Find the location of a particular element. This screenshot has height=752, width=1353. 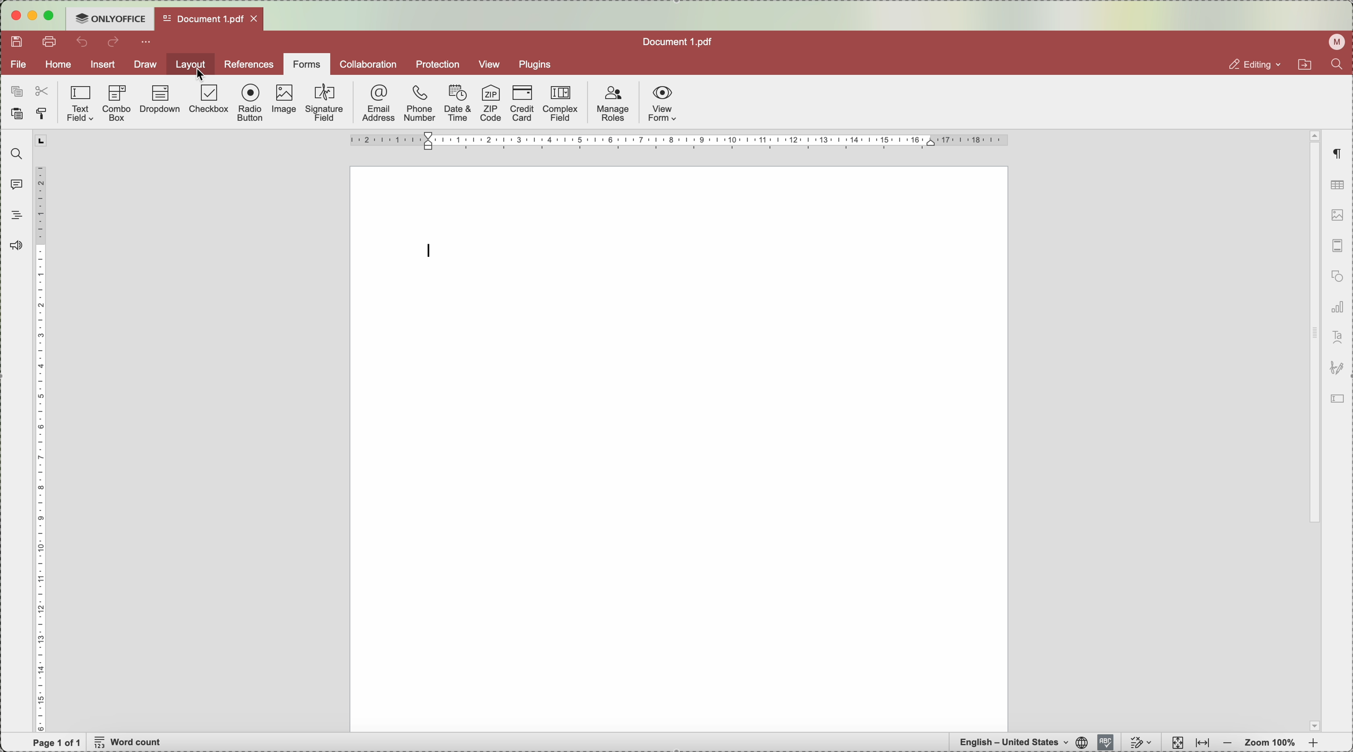

draw is located at coordinates (142, 65).